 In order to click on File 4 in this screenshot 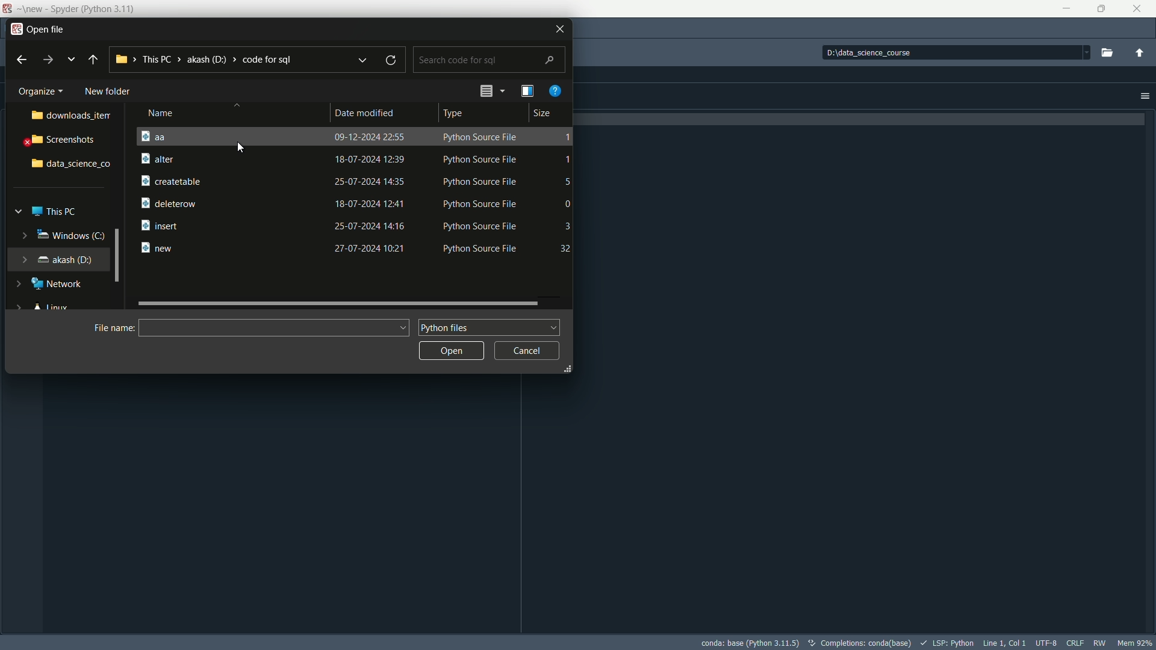, I will do `click(355, 202)`.